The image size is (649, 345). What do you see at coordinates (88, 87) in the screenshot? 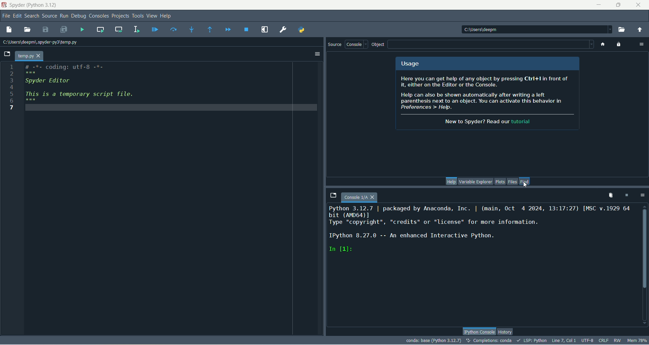
I see `editor pane text` at bounding box center [88, 87].